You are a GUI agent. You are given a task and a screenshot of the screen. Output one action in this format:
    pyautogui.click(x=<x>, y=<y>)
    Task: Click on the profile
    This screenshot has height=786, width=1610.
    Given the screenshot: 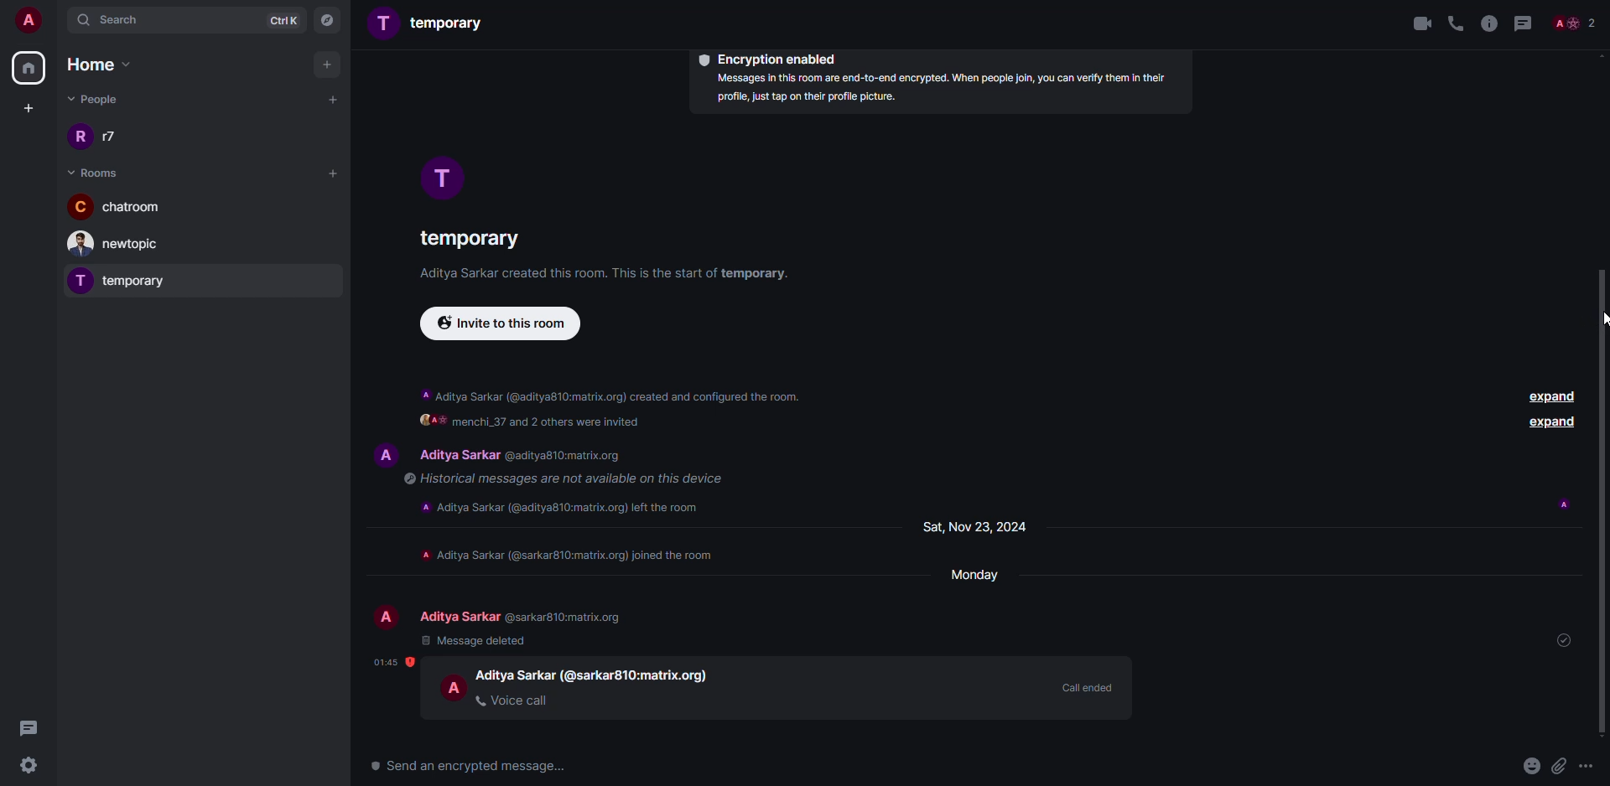 What is the action you would take?
    pyautogui.click(x=454, y=686)
    